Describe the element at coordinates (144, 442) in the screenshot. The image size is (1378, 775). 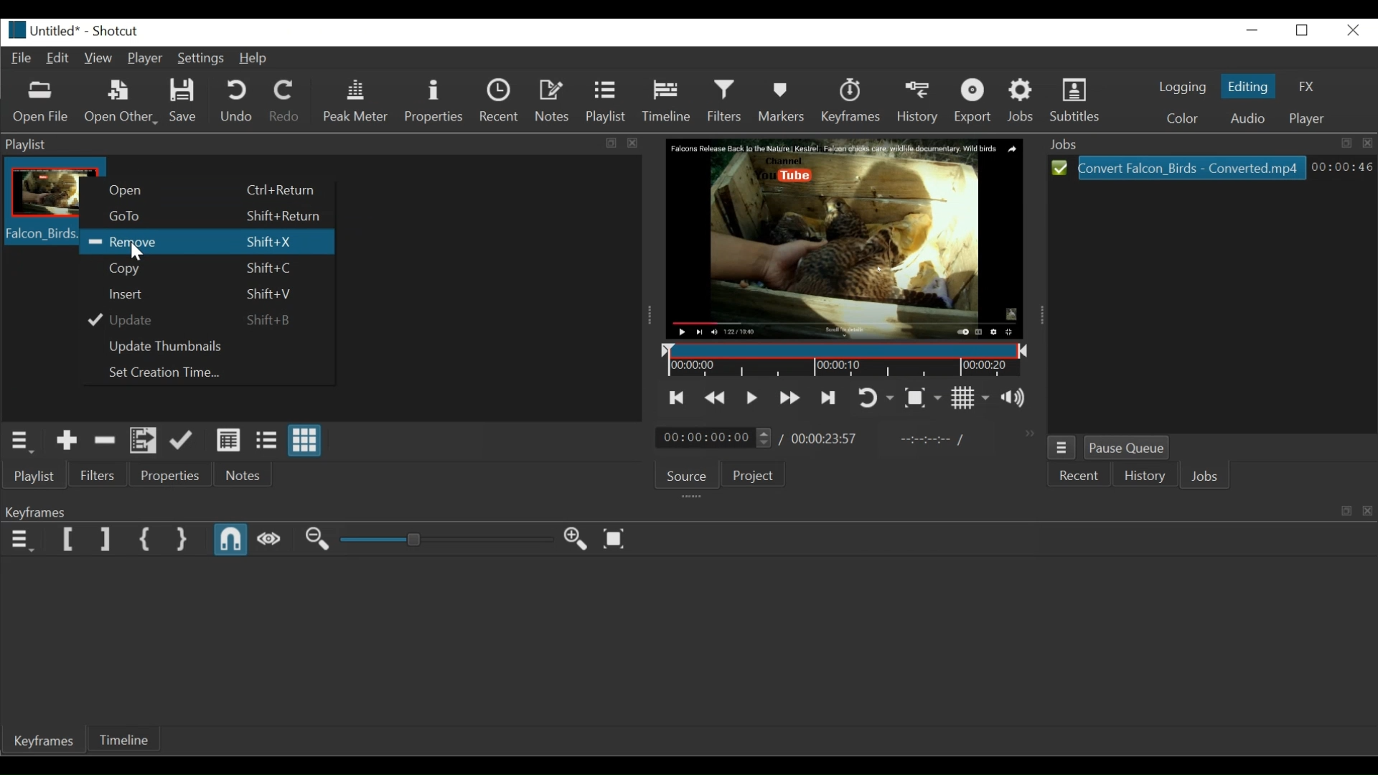
I see `Add files to the playlist` at that location.